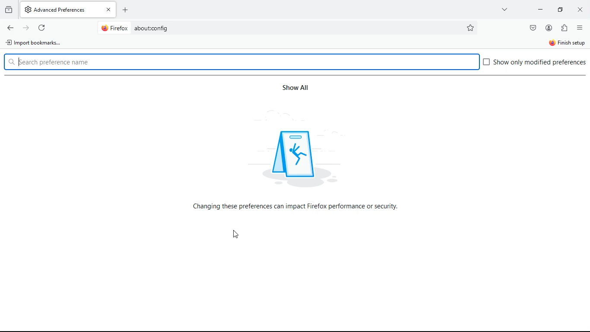 Image resolution: width=590 pixels, height=332 pixels. What do you see at coordinates (43, 29) in the screenshot?
I see `refresh` at bounding box center [43, 29].